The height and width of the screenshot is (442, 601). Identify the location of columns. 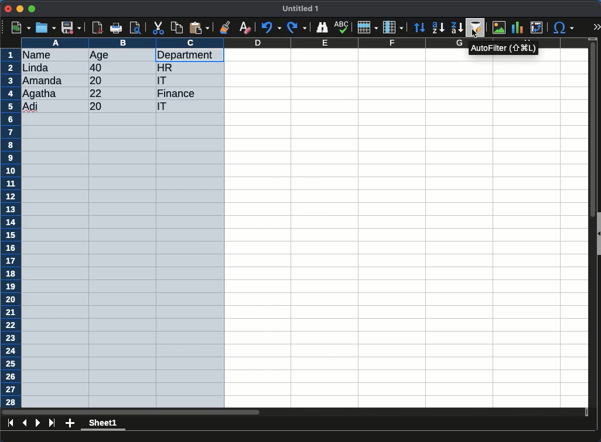
(393, 26).